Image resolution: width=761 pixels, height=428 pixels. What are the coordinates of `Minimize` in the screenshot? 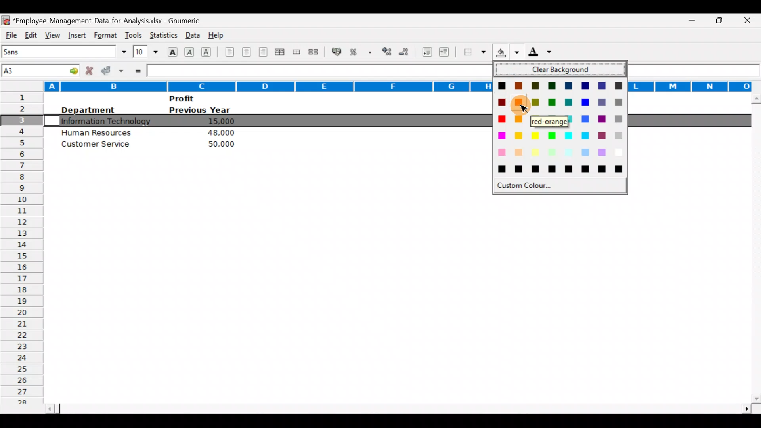 It's located at (687, 21).